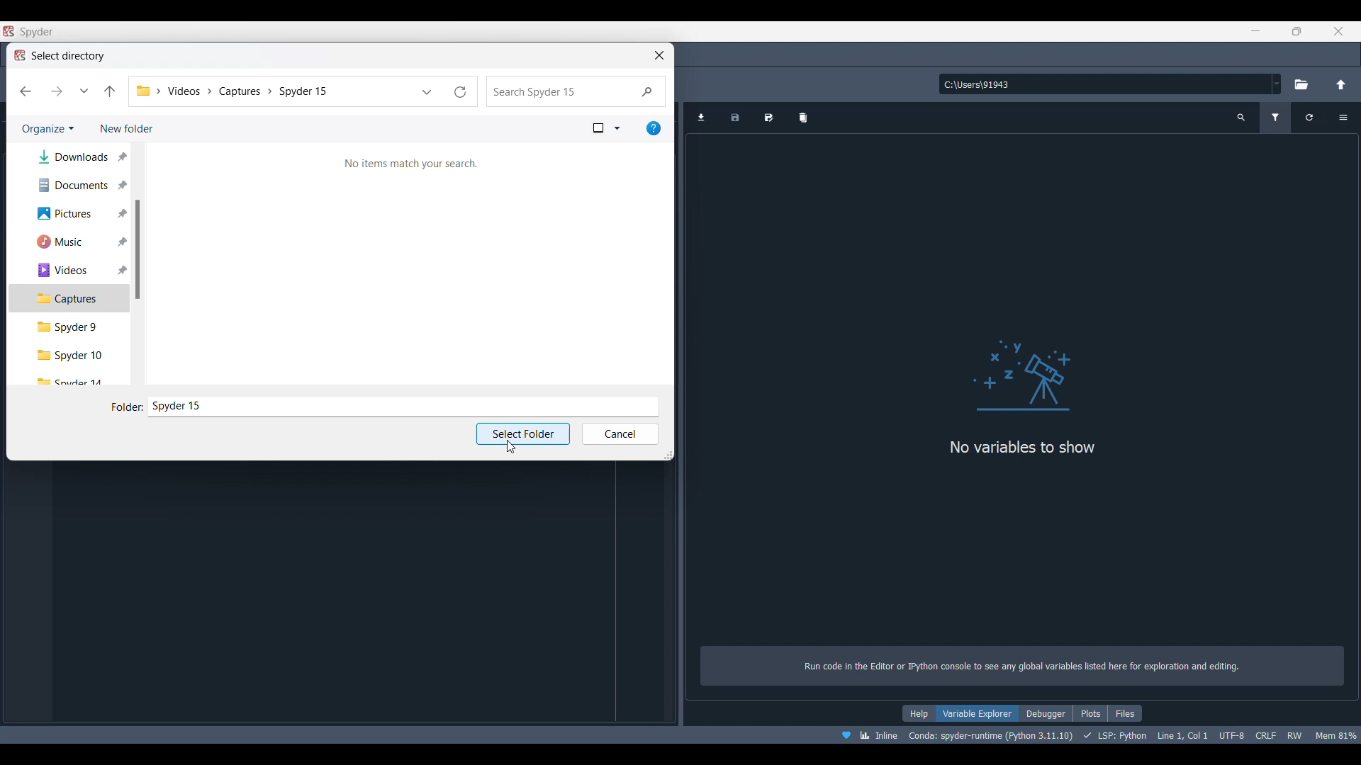 This screenshot has height=765, width=1361. I want to click on cursor, so click(509, 446).